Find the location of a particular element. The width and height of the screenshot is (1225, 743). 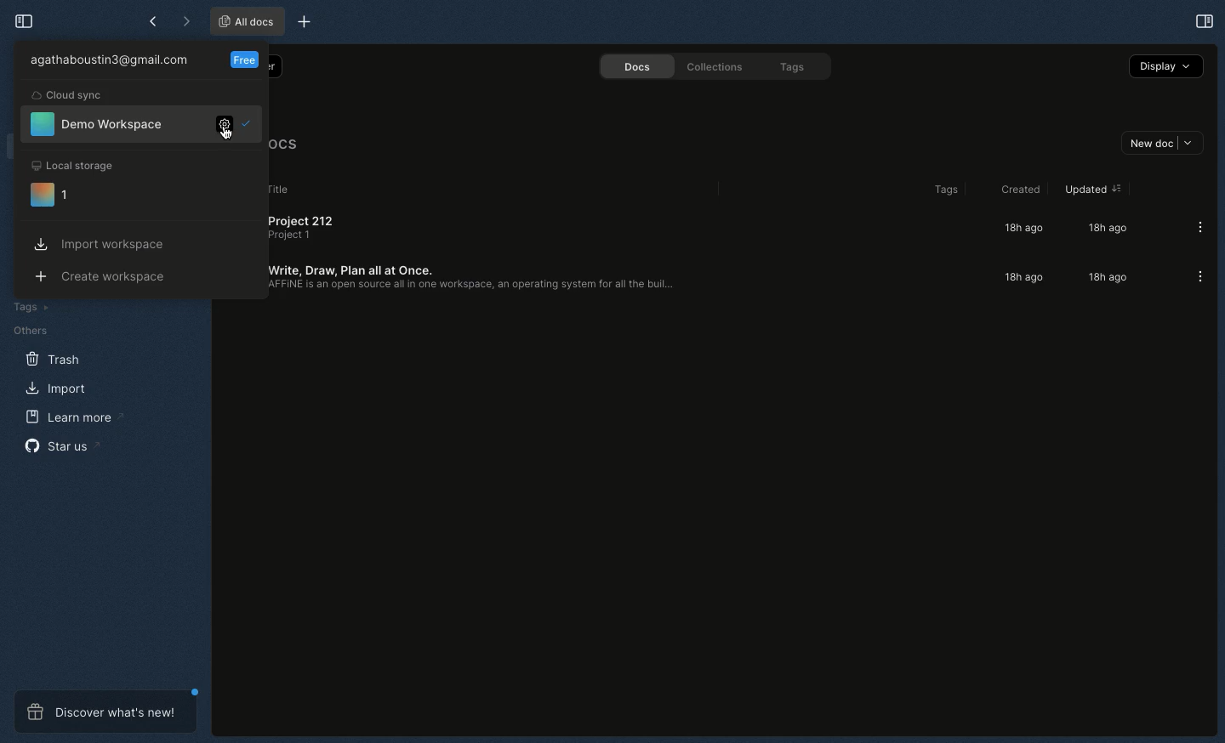

Updated is located at coordinates (1089, 190).